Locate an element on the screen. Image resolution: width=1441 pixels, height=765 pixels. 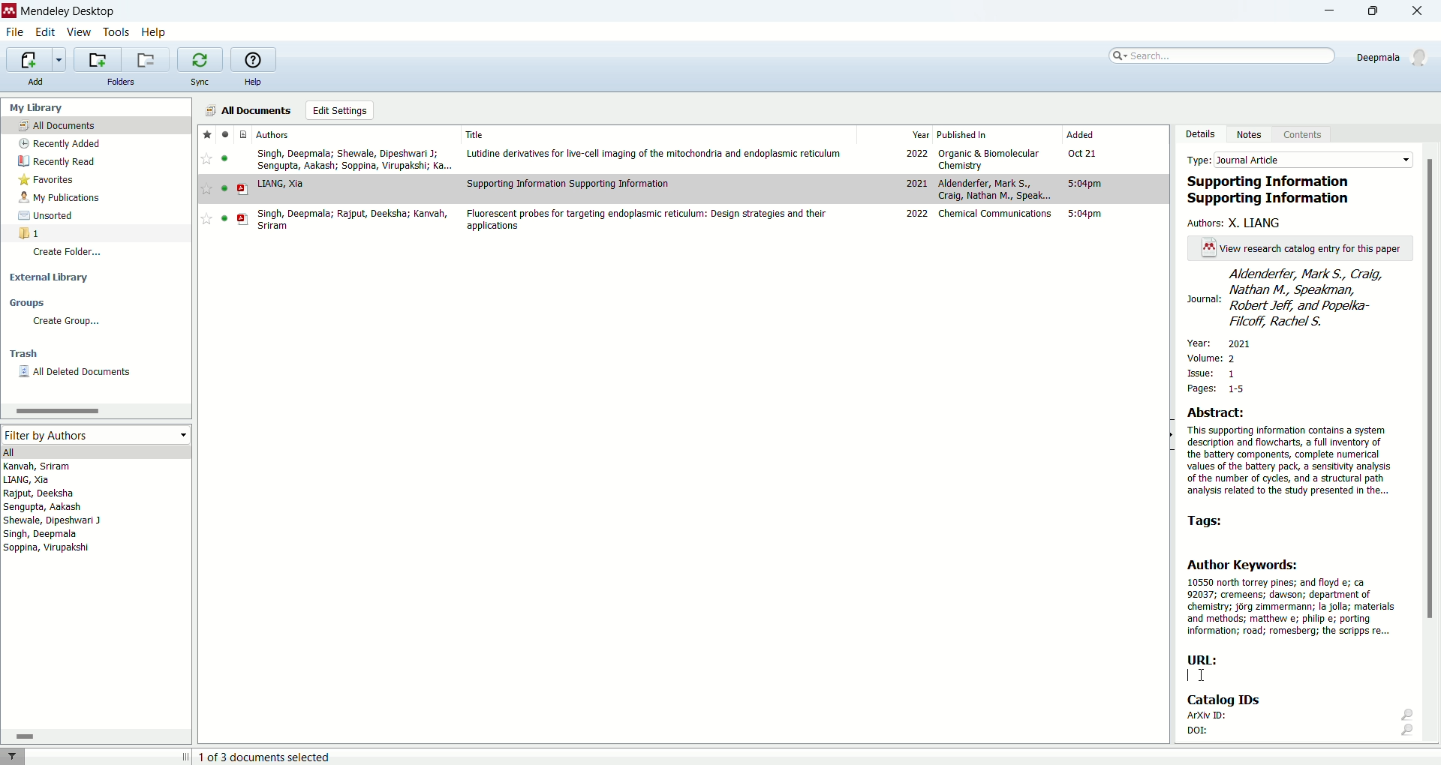
sync is located at coordinates (203, 82).